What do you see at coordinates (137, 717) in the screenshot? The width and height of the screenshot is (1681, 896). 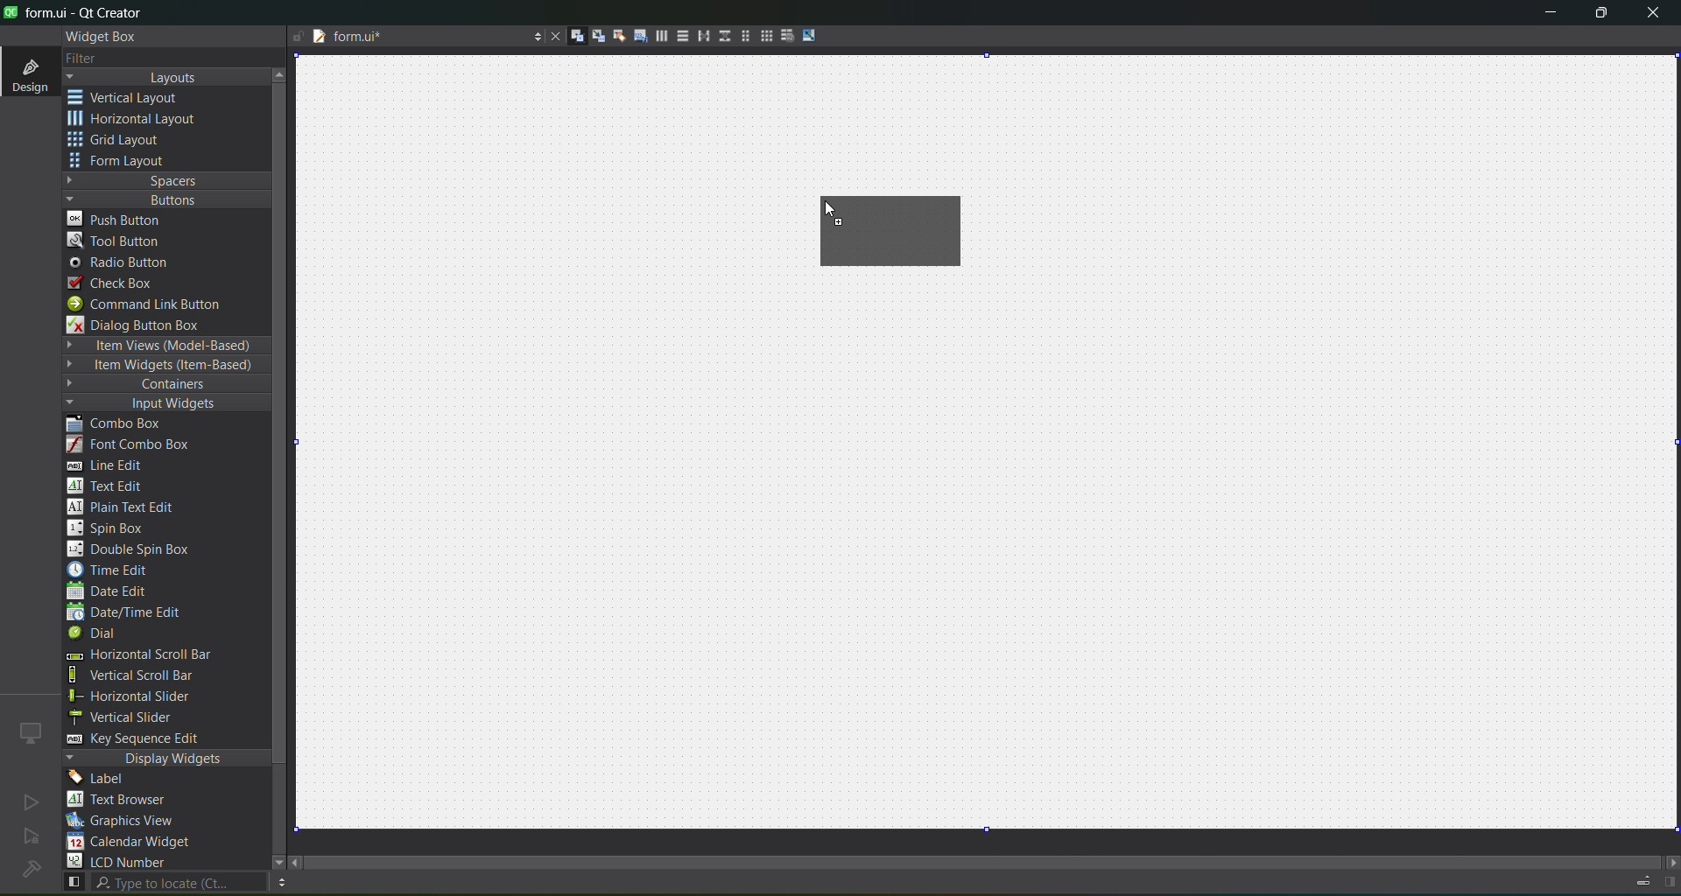 I see `vertical slider` at bounding box center [137, 717].